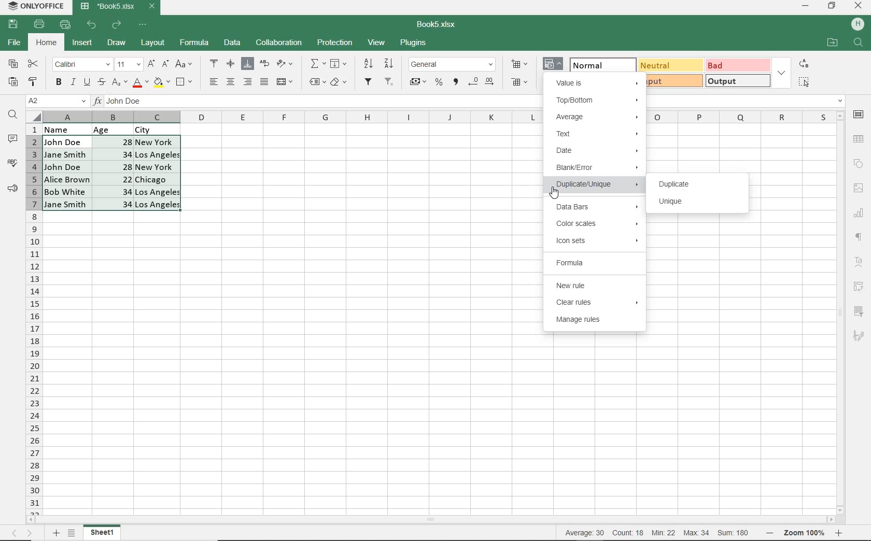 This screenshot has width=871, height=541. Describe the element at coordinates (15, 23) in the screenshot. I see `SAVE` at that location.